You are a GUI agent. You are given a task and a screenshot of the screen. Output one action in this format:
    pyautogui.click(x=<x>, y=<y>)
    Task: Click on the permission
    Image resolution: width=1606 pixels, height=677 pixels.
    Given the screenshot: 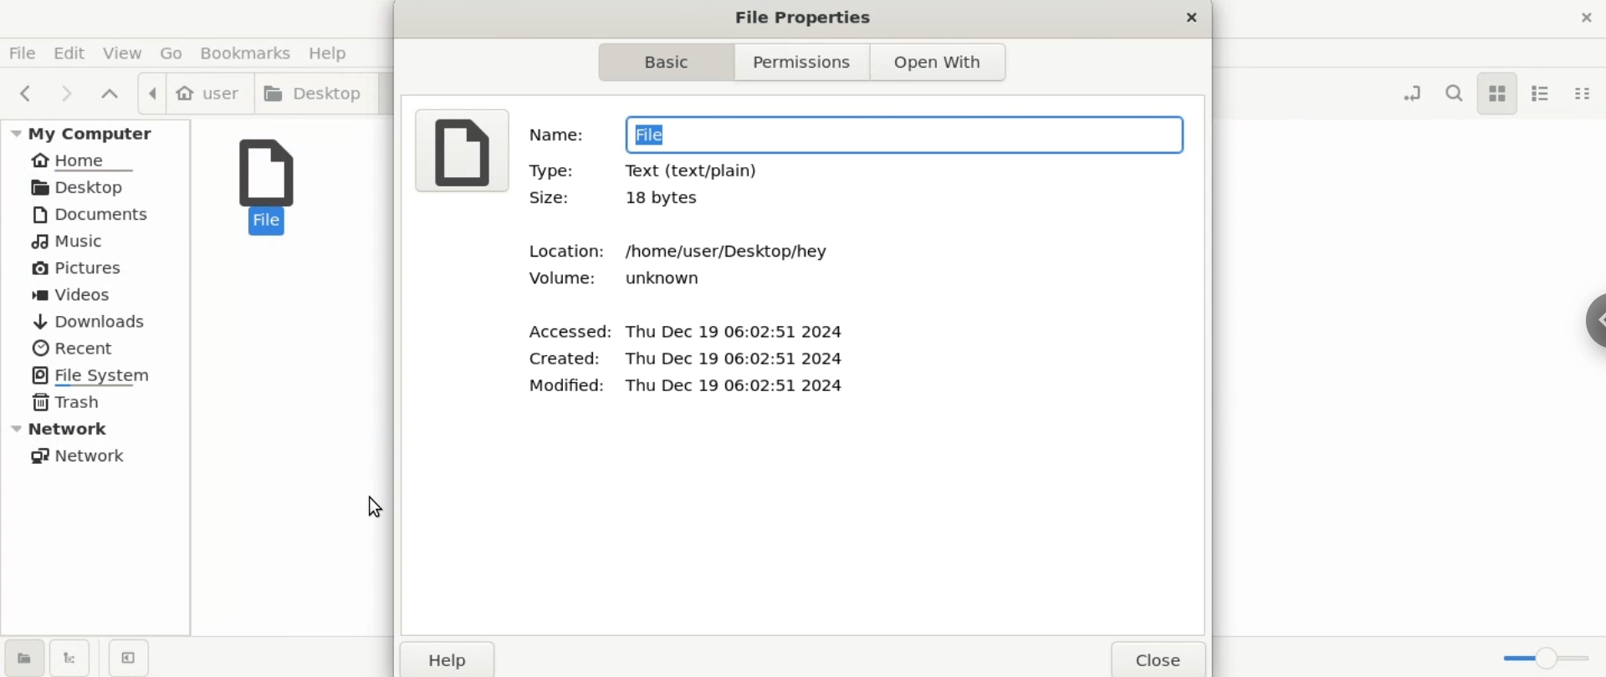 What is the action you would take?
    pyautogui.click(x=806, y=60)
    